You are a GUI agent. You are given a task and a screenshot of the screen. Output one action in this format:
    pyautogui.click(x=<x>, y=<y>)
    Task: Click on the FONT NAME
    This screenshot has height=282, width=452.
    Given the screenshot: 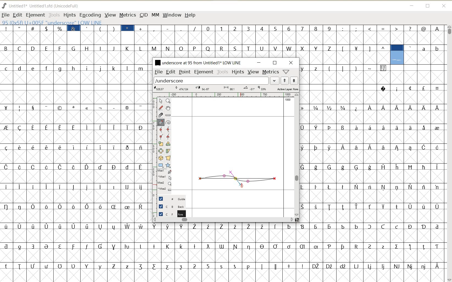 What is the action you would take?
    pyautogui.click(x=197, y=62)
    